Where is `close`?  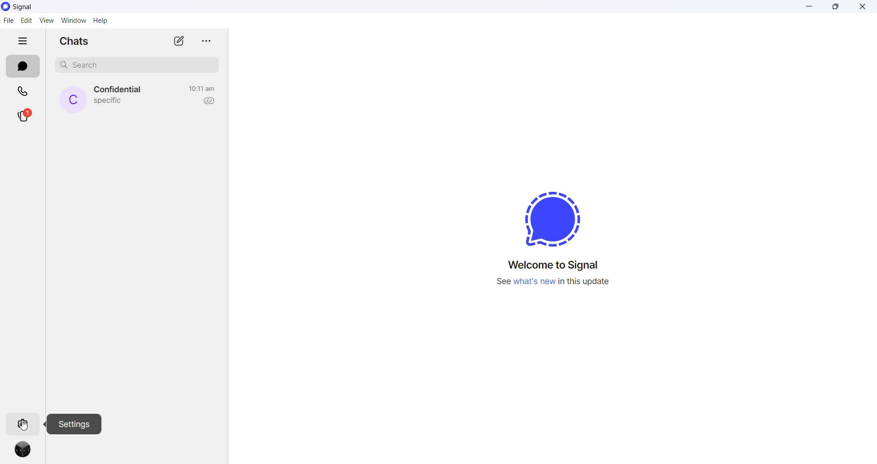 close is located at coordinates (862, 8).